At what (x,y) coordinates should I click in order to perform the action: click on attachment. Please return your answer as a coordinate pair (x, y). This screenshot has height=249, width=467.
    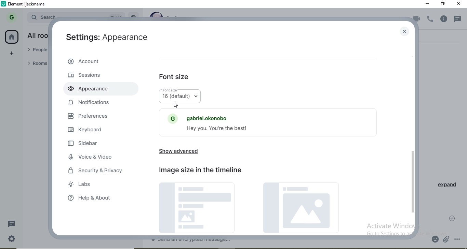
    Looking at the image, I should click on (447, 240).